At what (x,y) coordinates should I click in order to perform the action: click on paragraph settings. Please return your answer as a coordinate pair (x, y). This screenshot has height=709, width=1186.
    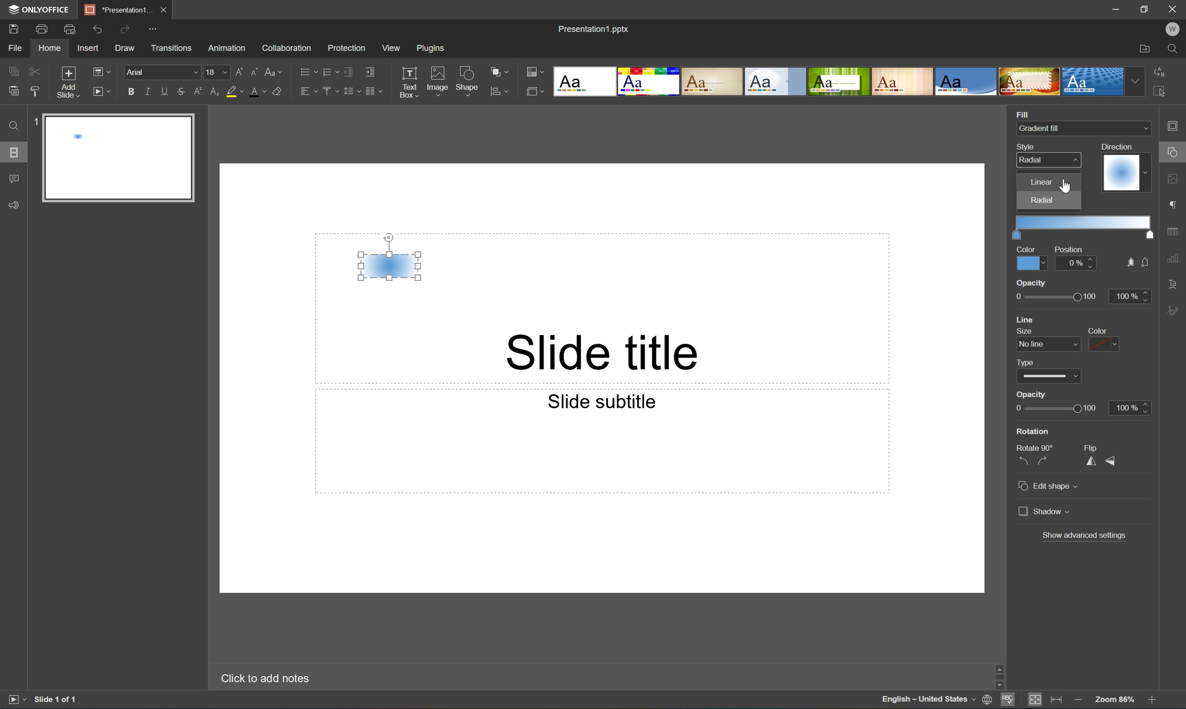
    Looking at the image, I should click on (1175, 203).